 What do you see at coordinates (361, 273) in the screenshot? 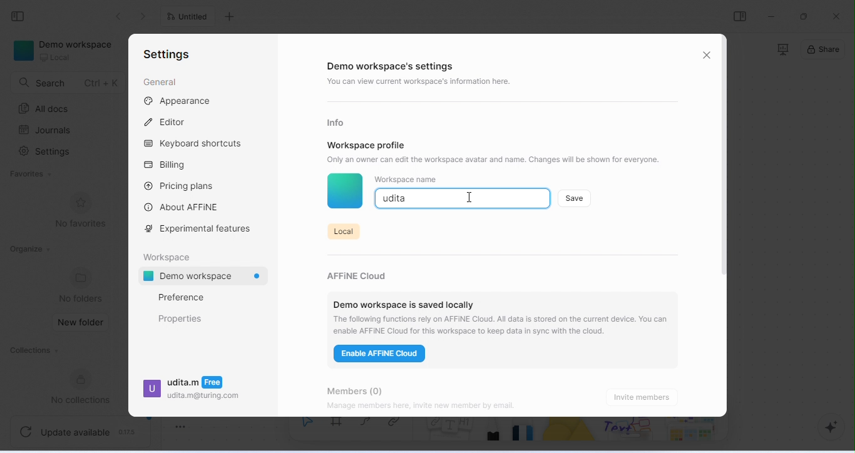
I see `affine cloud` at bounding box center [361, 273].